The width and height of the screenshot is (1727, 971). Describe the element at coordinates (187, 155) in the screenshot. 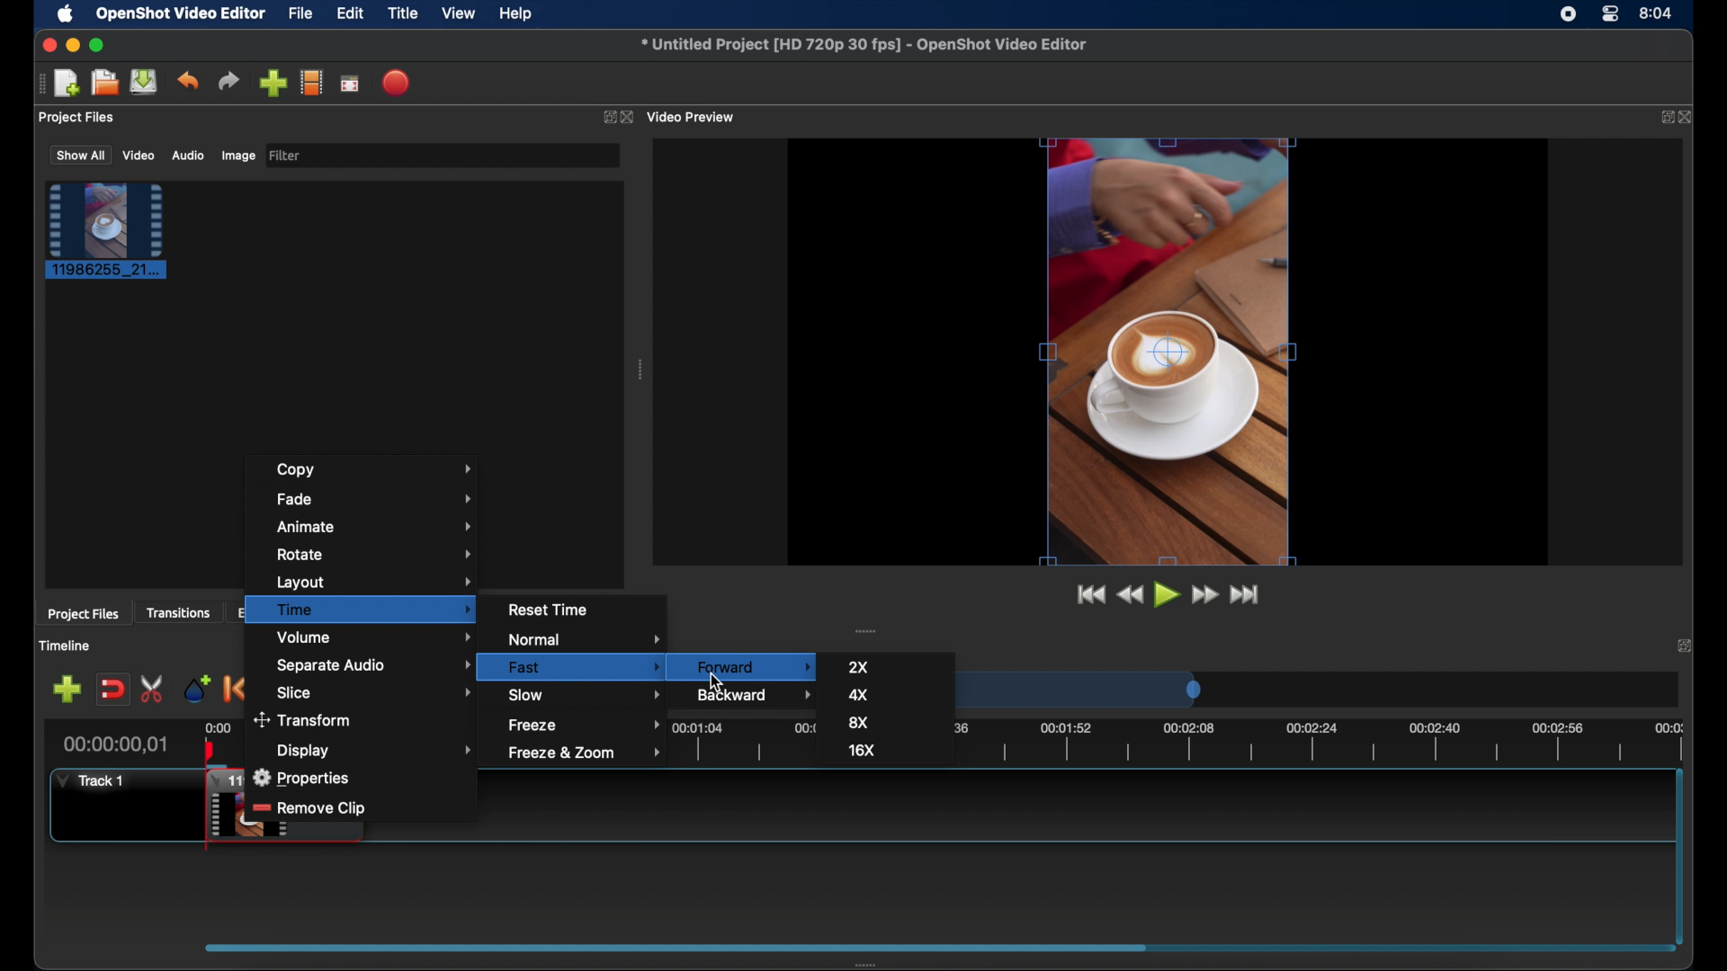

I see `audio` at that location.